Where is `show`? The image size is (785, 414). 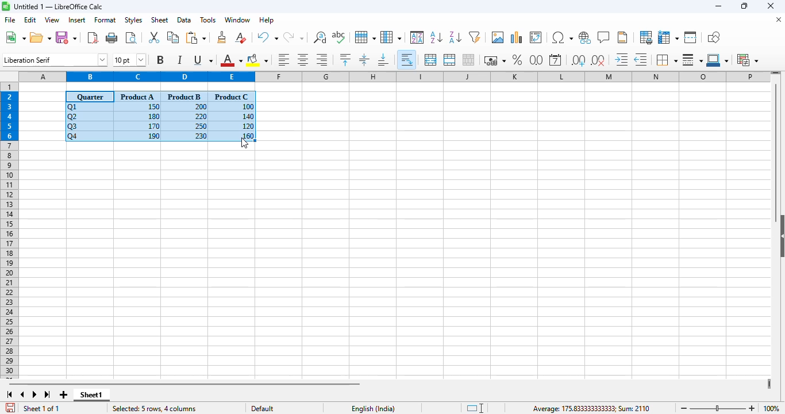
show is located at coordinates (780, 236).